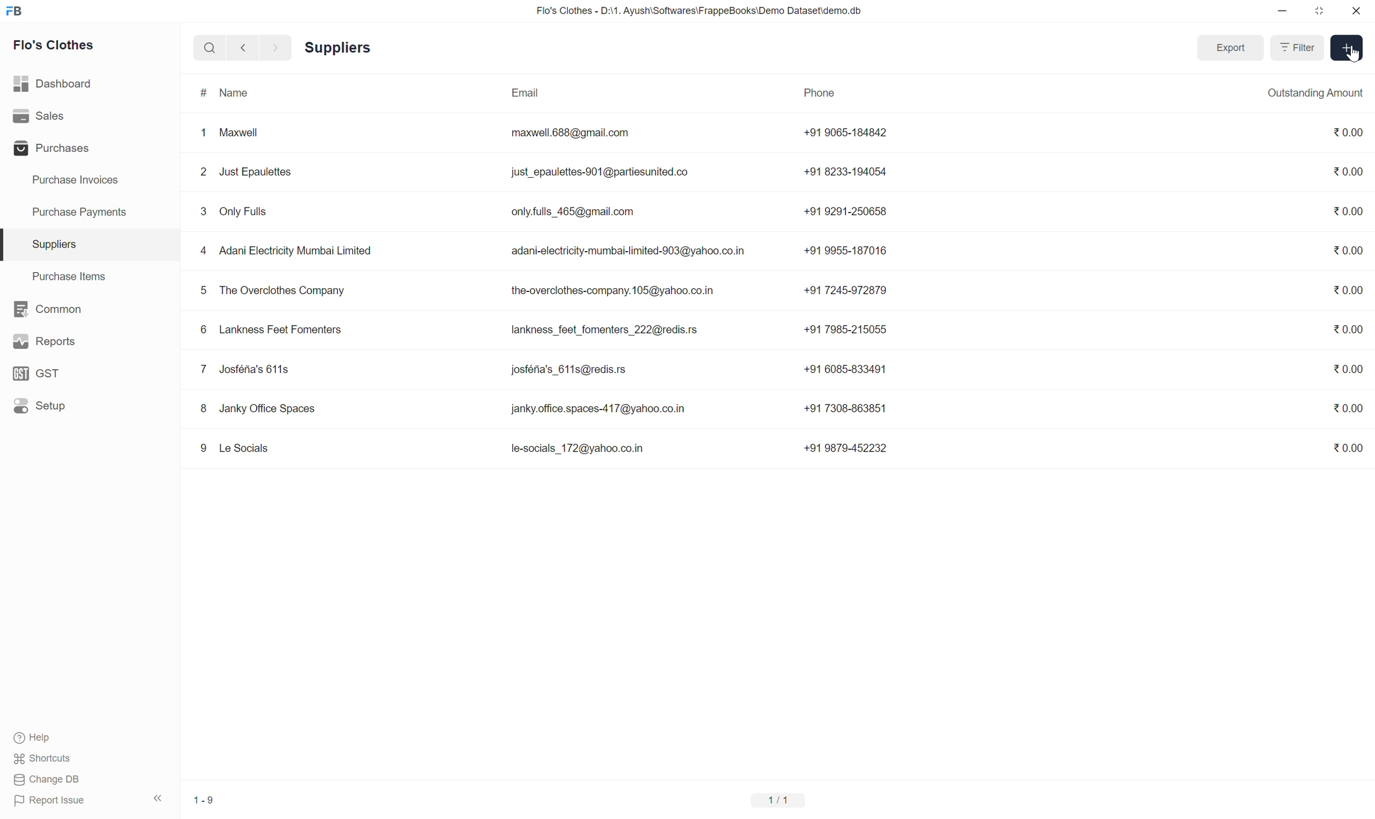 This screenshot has height=819, width=1375. I want to click on 1/1, so click(779, 800).